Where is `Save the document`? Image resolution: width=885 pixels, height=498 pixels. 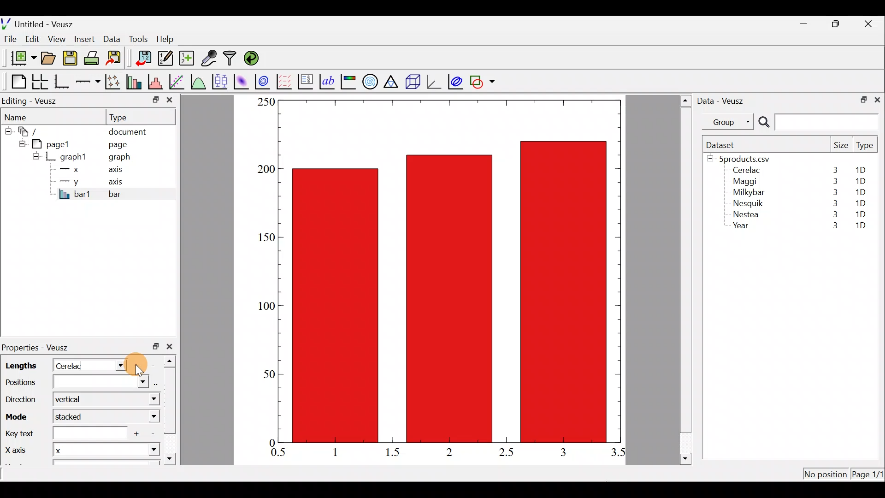 Save the document is located at coordinates (71, 60).